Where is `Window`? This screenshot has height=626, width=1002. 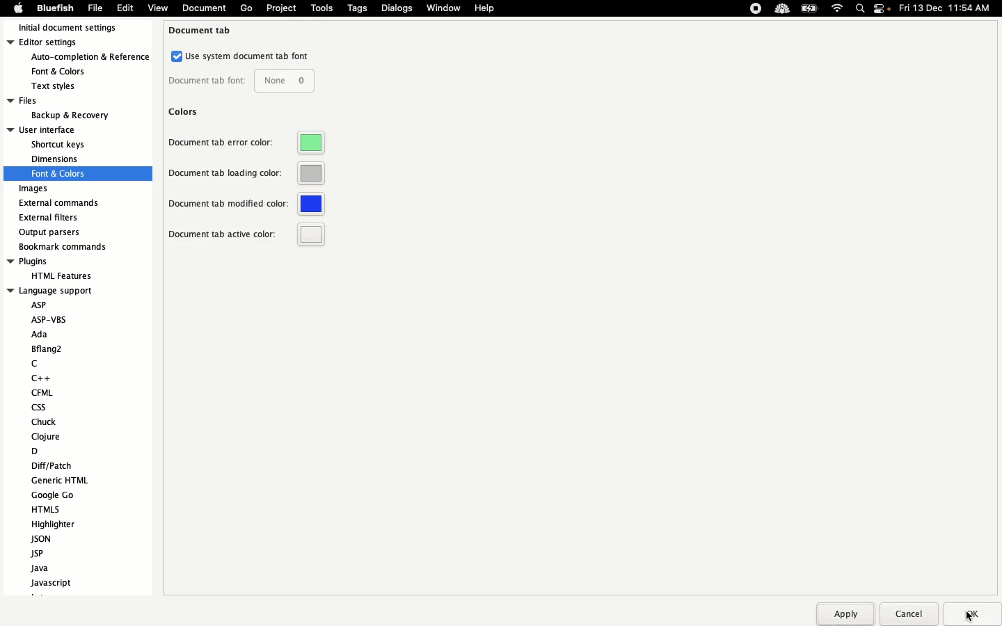 Window is located at coordinates (445, 9).